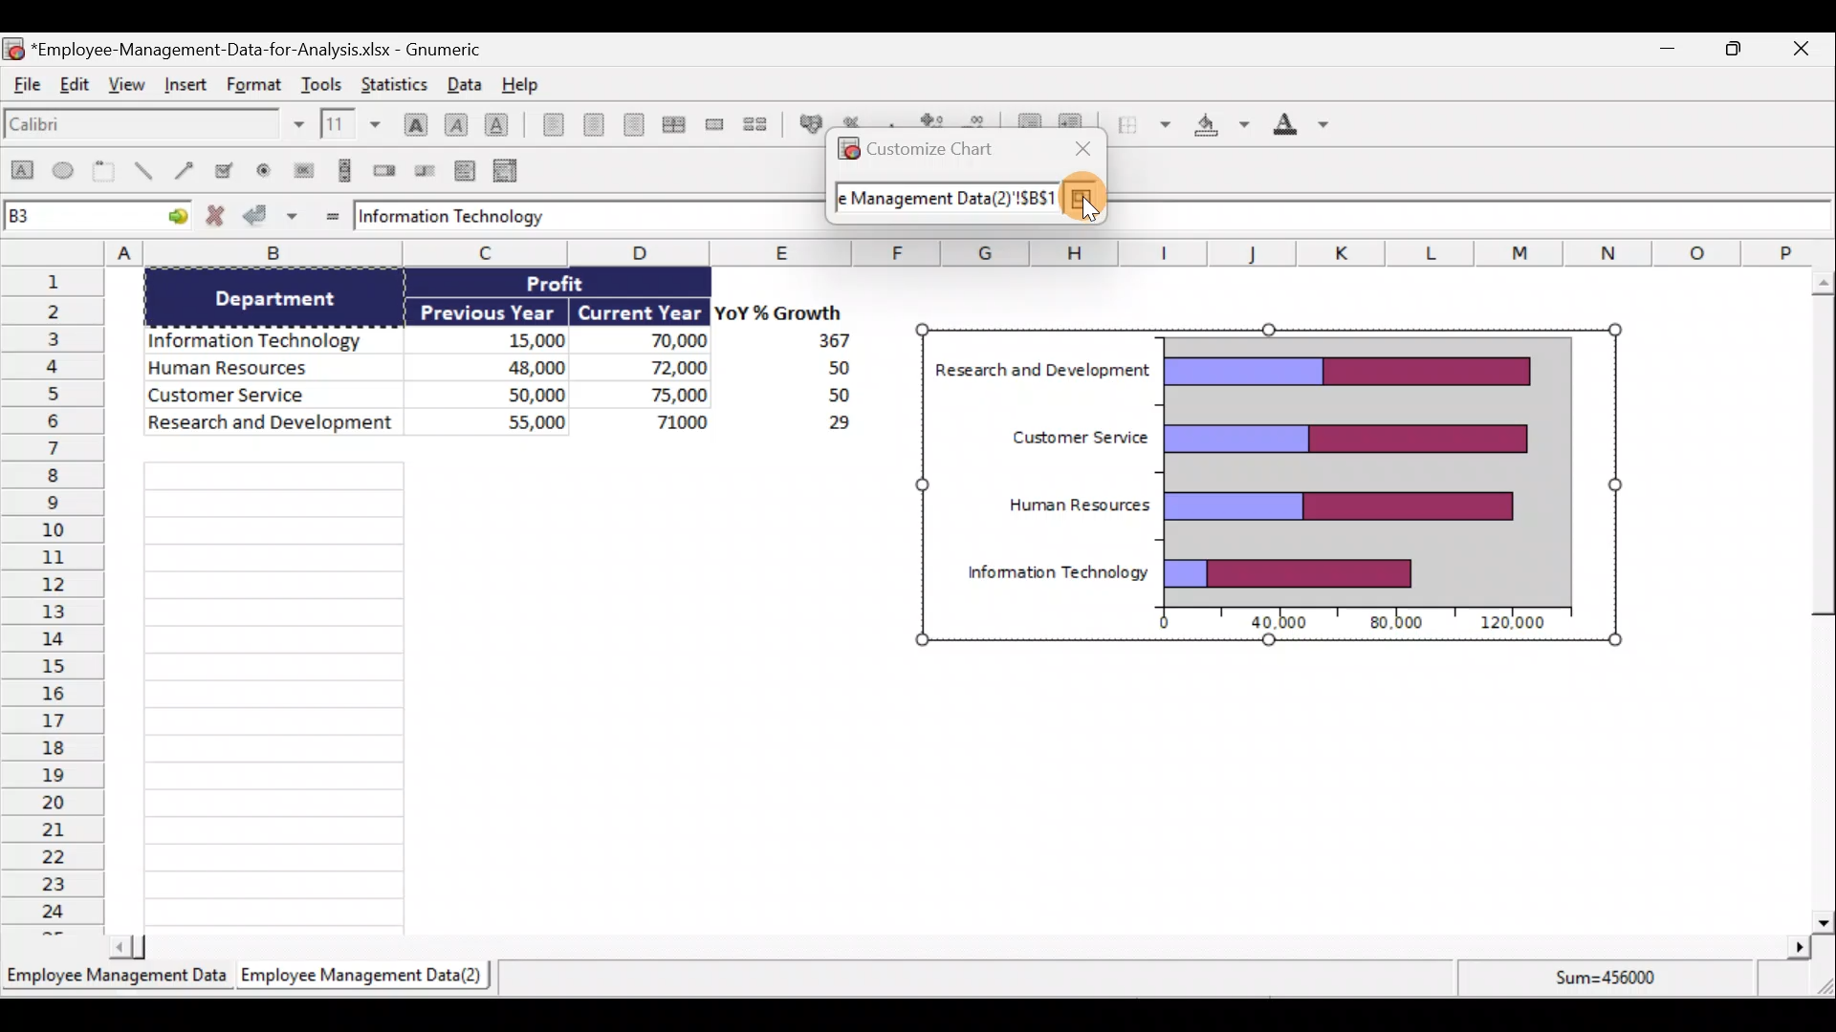 The image size is (1836, 1032). What do you see at coordinates (1616, 982) in the screenshot?
I see `Sum` at bounding box center [1616, 982].